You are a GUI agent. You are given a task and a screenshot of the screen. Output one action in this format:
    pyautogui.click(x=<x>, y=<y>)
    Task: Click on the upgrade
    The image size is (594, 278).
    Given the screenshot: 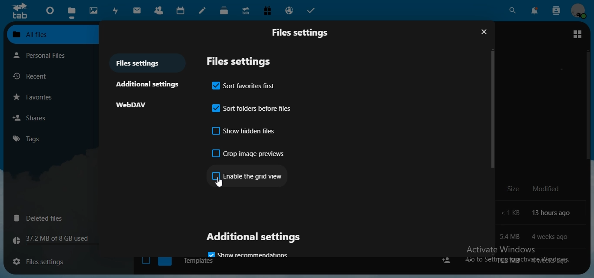 What is the action you would take?
    pyautogui.click(x=247, y=10)
    